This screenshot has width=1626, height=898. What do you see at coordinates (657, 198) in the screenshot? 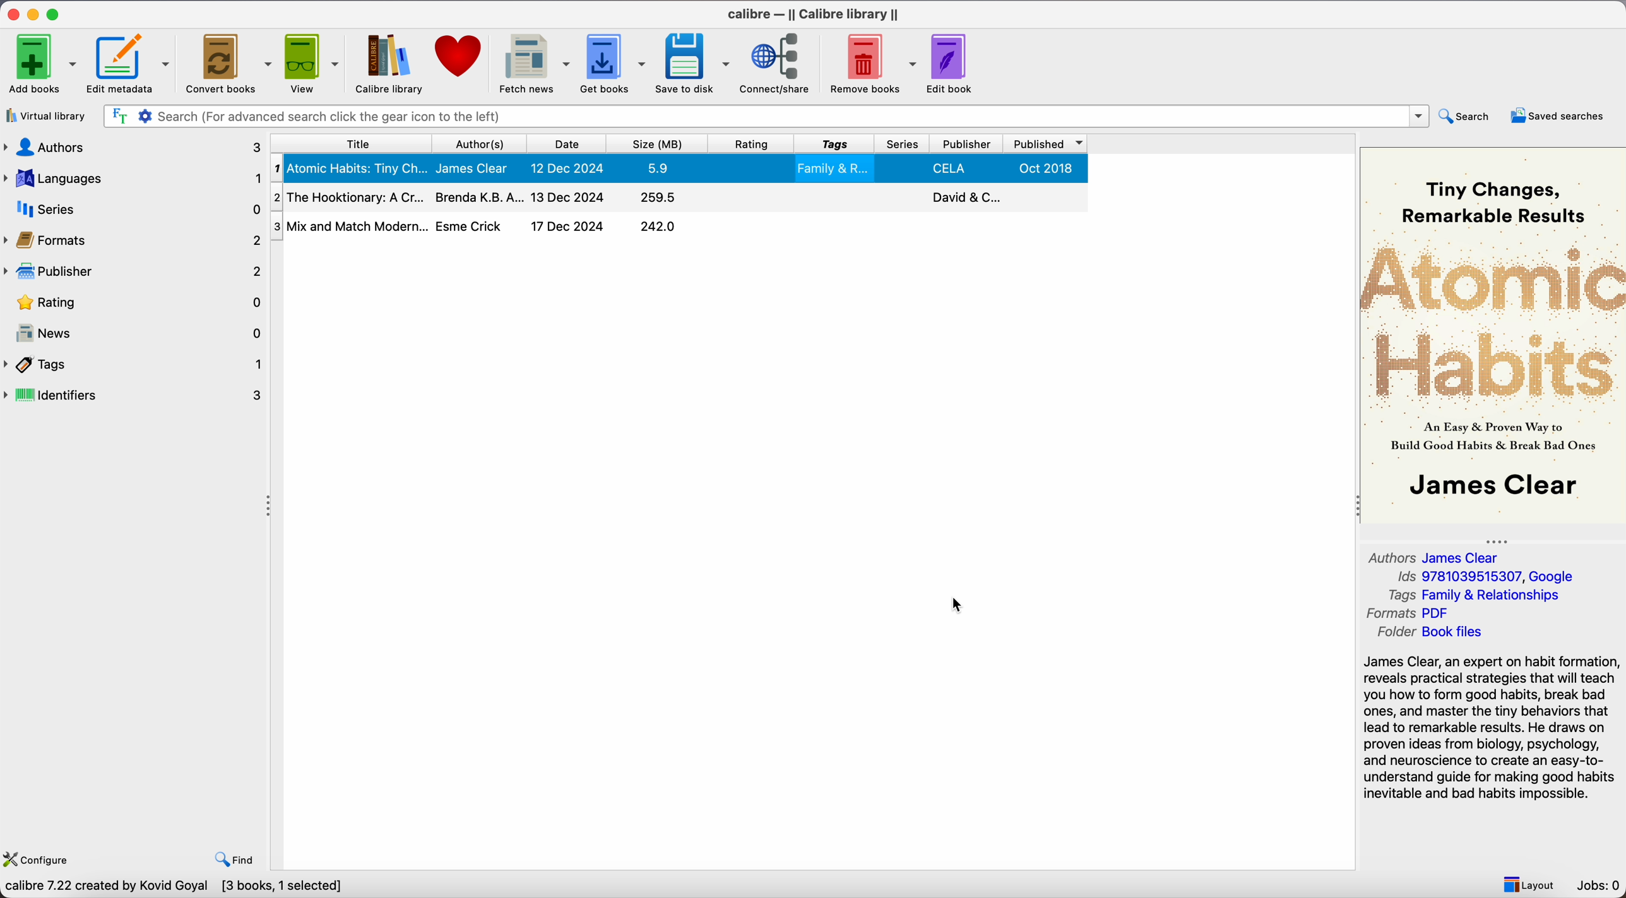
I see `295.5` at bounding box center [657, 198].